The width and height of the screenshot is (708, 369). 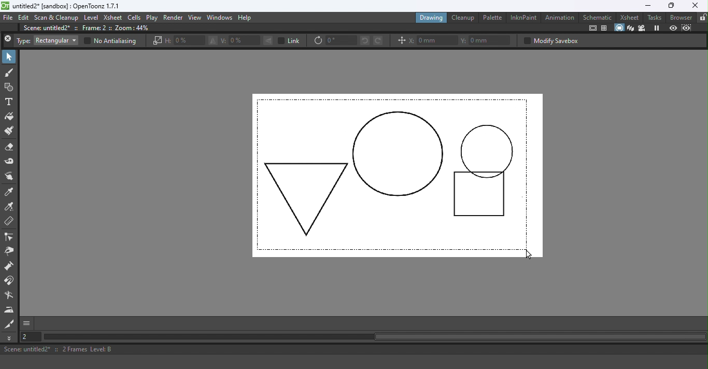 I want to click on Level, so click(x=91, y=18).